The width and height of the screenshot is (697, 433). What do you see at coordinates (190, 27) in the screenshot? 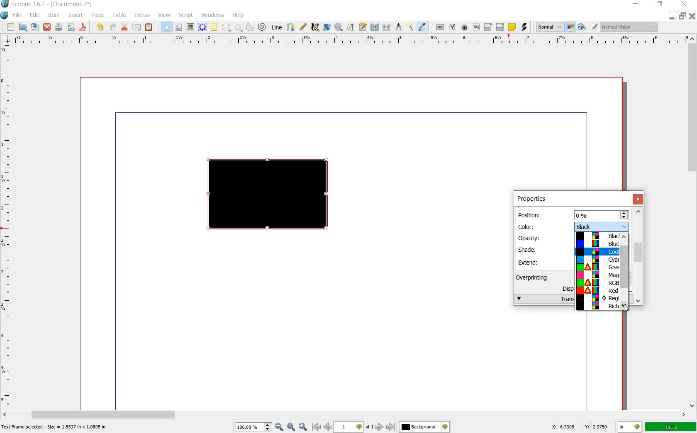
I see `image frame` at bounding box center [190, 27].